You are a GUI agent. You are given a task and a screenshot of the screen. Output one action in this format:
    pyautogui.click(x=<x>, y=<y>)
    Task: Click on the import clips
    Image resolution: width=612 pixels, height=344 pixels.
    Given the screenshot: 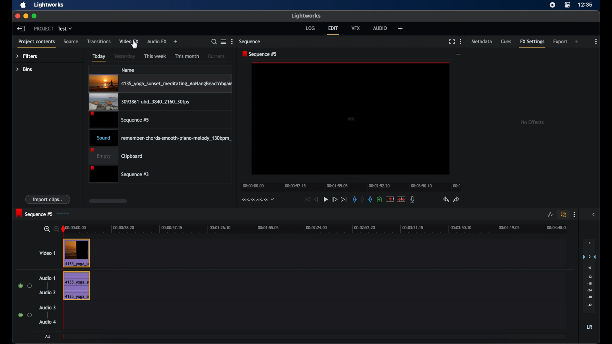 What is the action you would take?
    pyautogui.click(x=47, y=199)
    